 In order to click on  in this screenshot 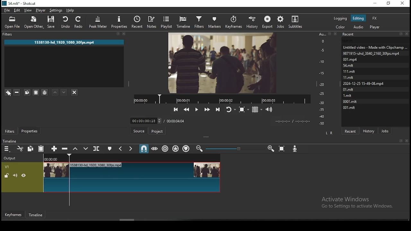, I will do `click(140, 131)`.